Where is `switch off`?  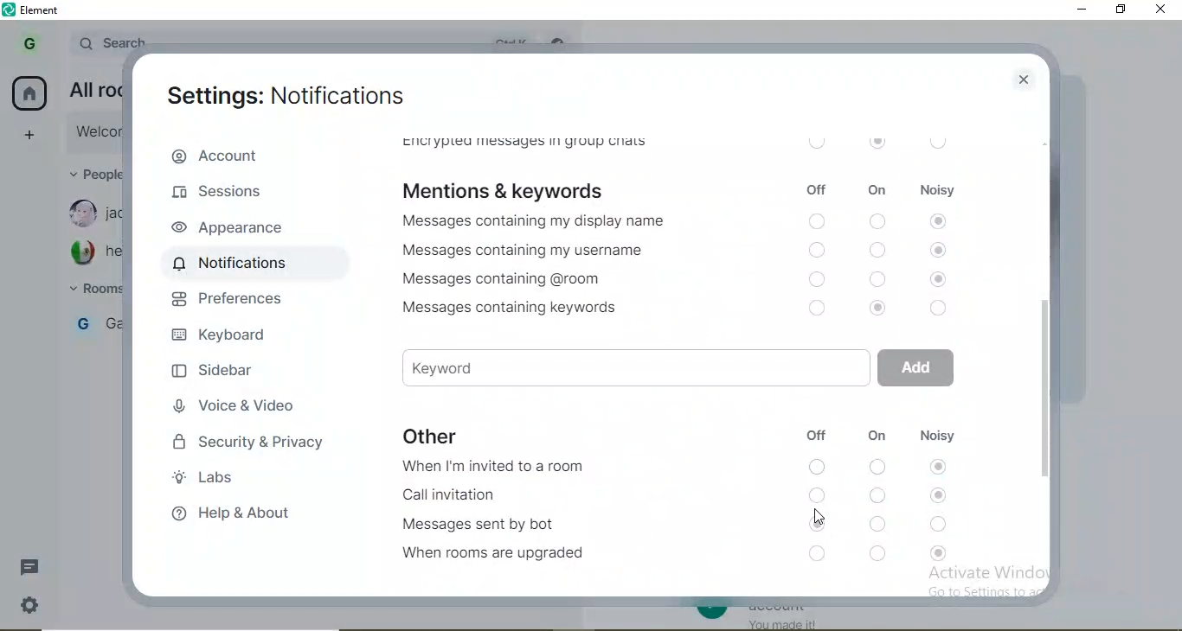
switch off is located at coordinates (819, 281).